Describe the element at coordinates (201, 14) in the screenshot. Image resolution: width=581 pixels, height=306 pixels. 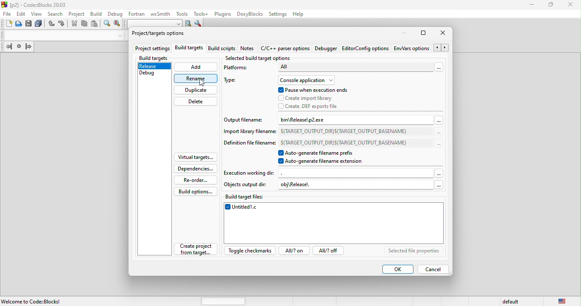
I see `tools++` at that location.